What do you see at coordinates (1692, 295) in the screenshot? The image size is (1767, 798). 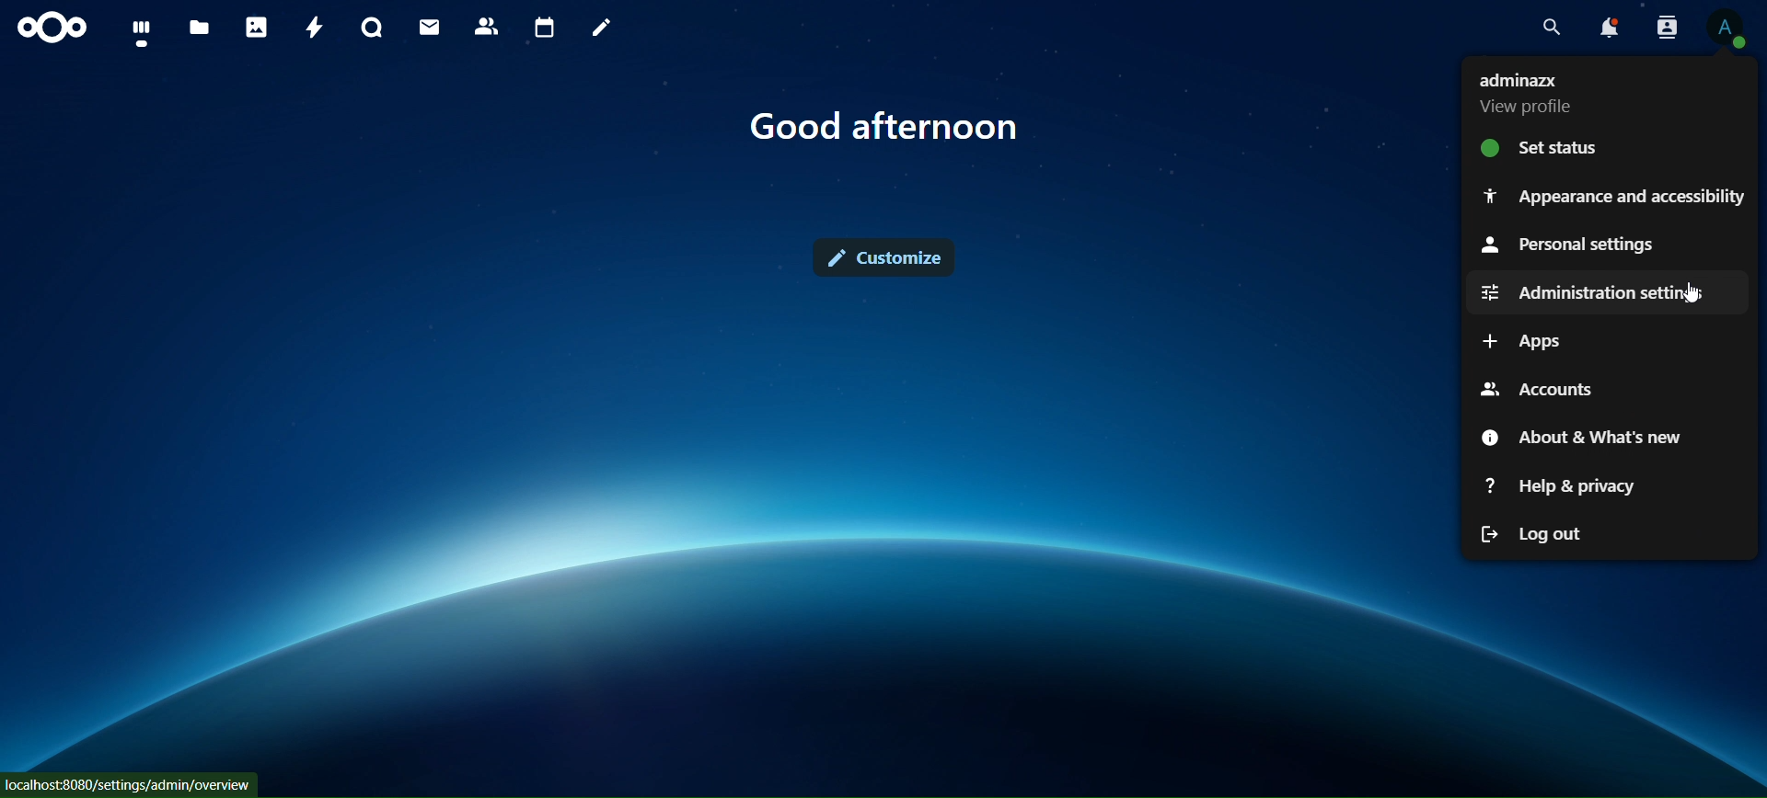 I see `Cursor` at bounding box center [1692, 295].